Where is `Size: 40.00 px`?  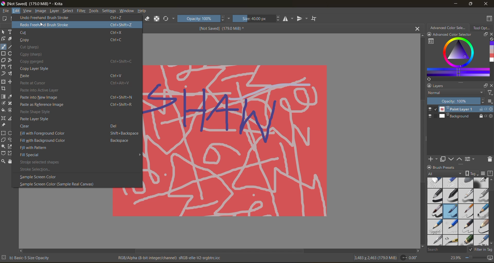 Size: 40.00 px is located at coordinates (257, 19).